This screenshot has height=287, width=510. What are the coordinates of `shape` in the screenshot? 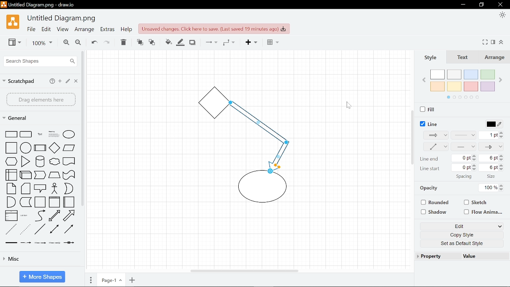 It's located at (69, 202).